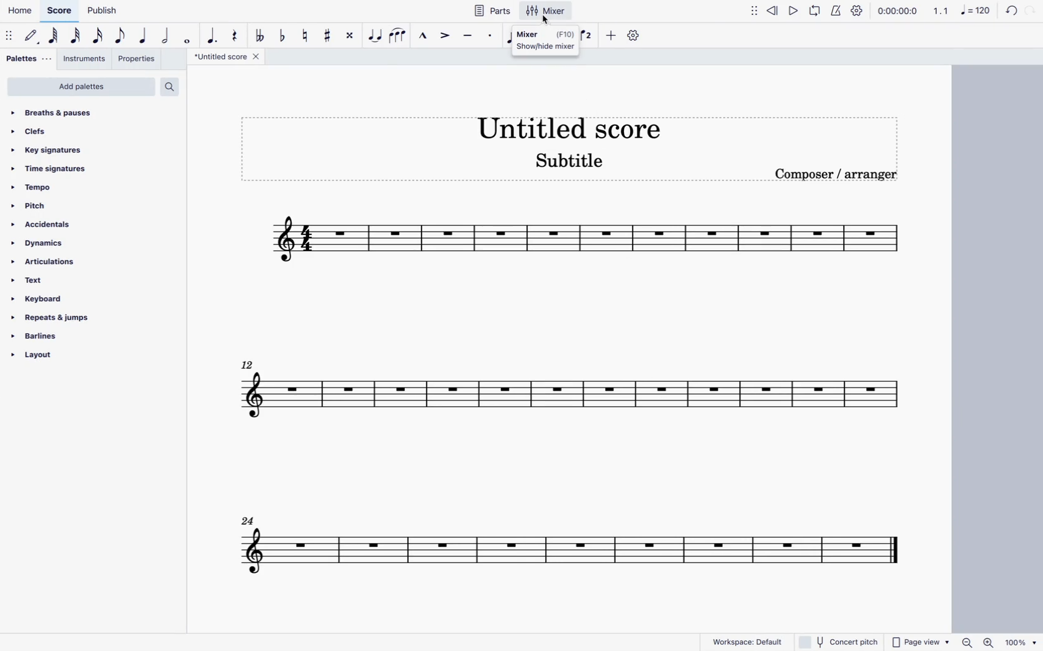 Image resolution: width=1043 pixels, height=651 pixels. I want to click on settings, so click(857, 11).